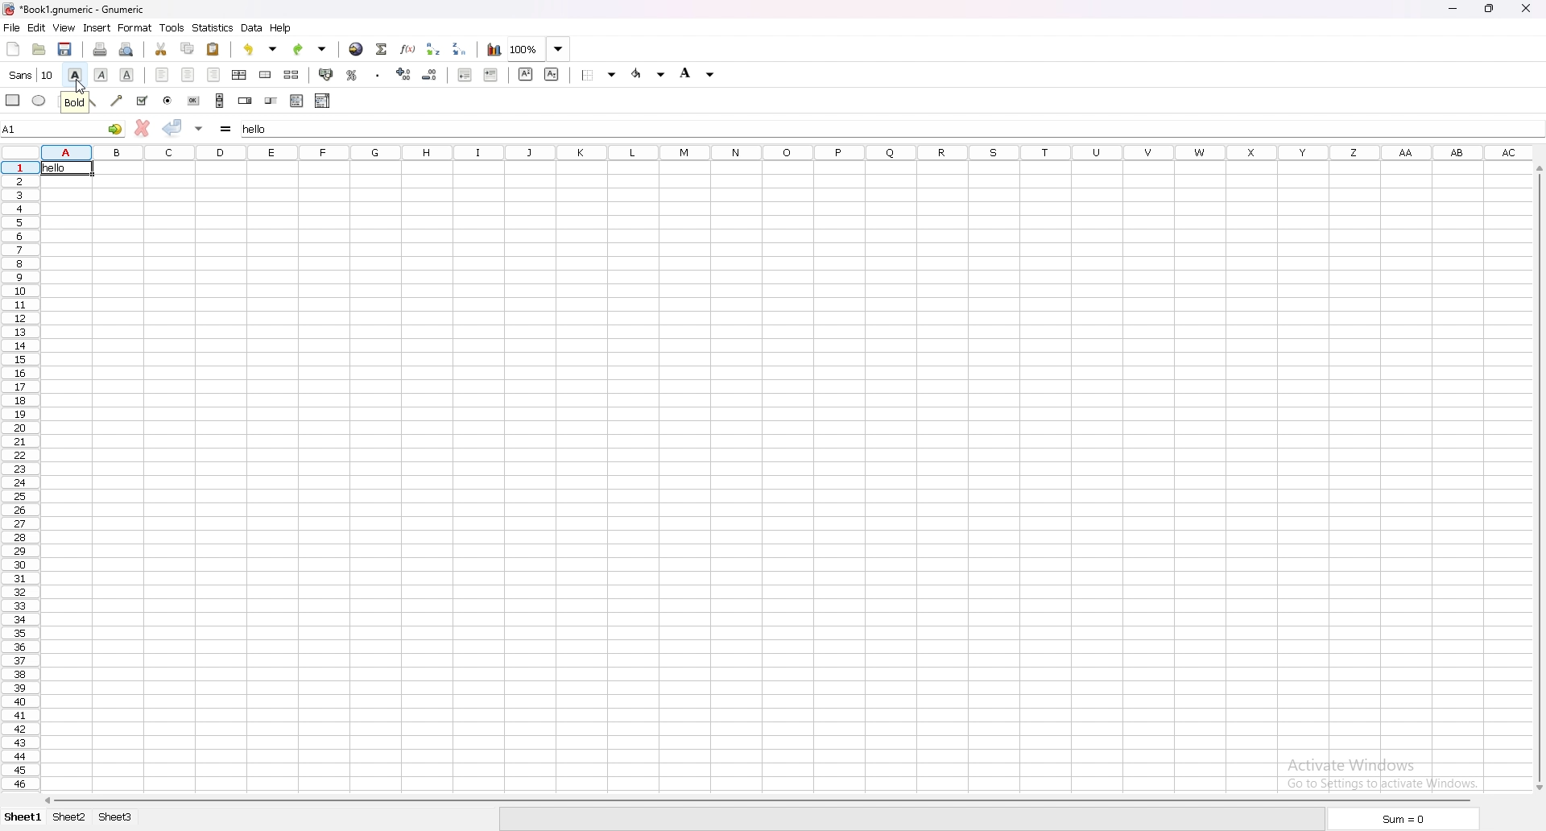  What do you see at coordinates (81, 87) in the screenshot?
I see `cursor` at bounding box center [81, 87].